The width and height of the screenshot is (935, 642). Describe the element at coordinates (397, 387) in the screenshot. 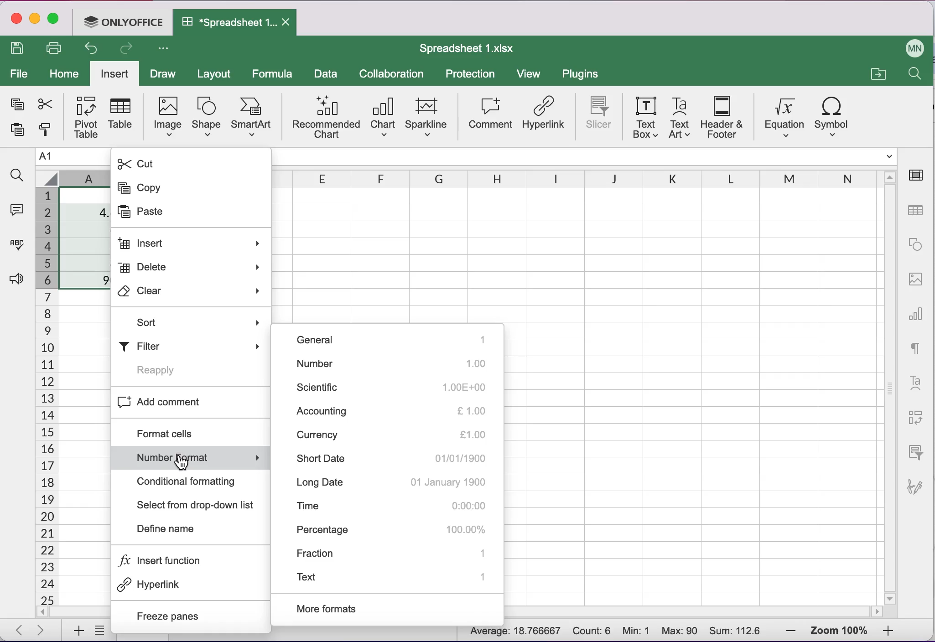

I see `scientific` at that location.